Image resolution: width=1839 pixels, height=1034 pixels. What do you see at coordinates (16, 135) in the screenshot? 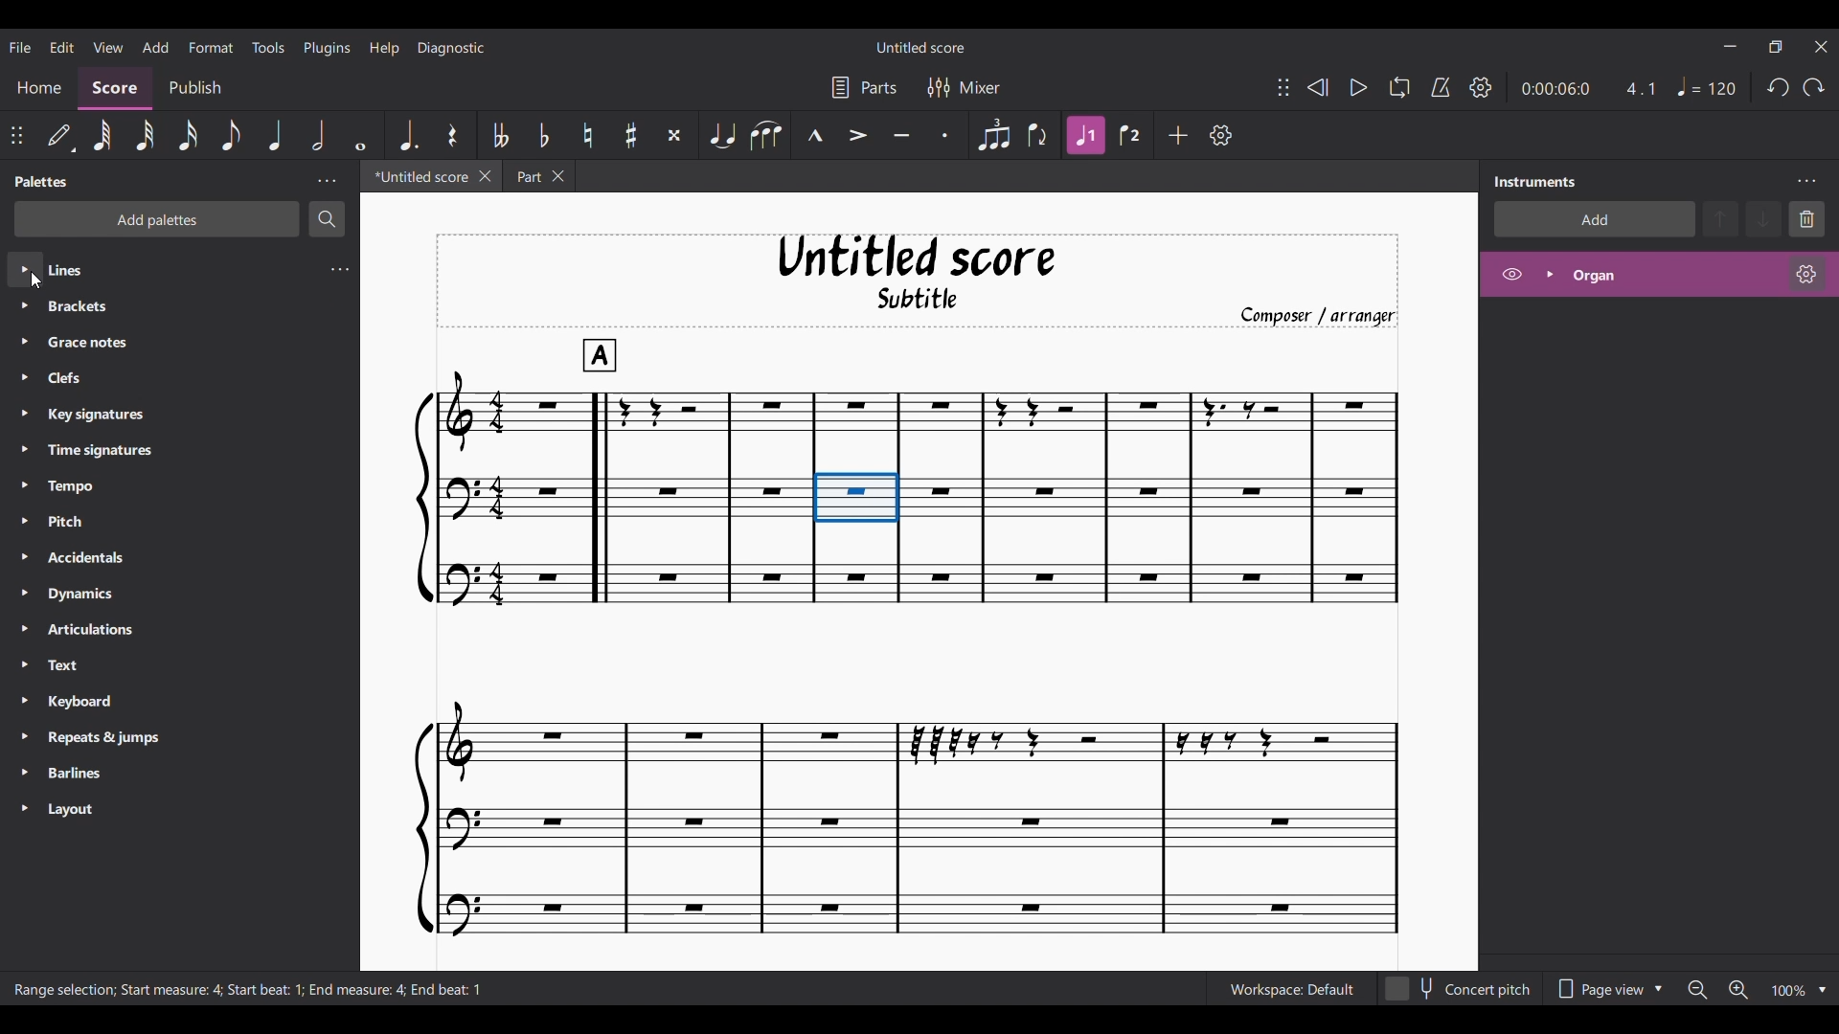
I see `Change position of toolbar attached` at bounding box center [16, 135].